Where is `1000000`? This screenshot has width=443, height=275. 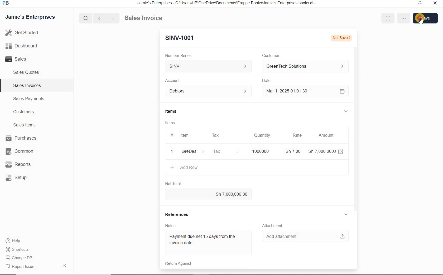
1000000 is located at coordinates (260, 151).